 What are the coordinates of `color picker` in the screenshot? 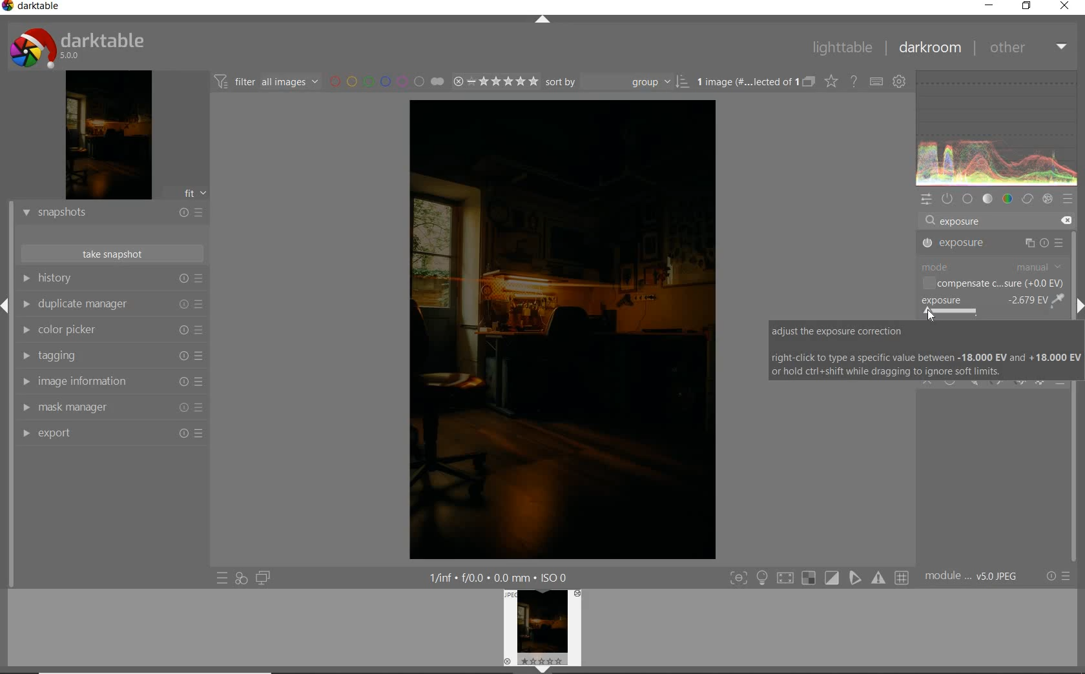 It's located at (110, 329).